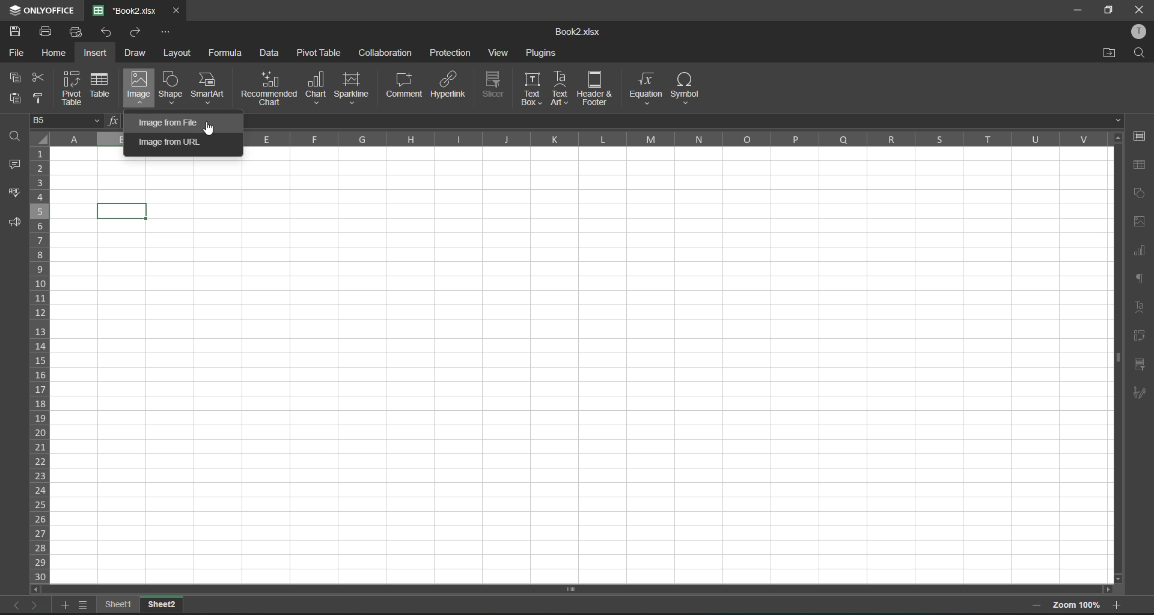 This screenshot has height=615, width=1154. I want to click on equation, so click(644, 88).